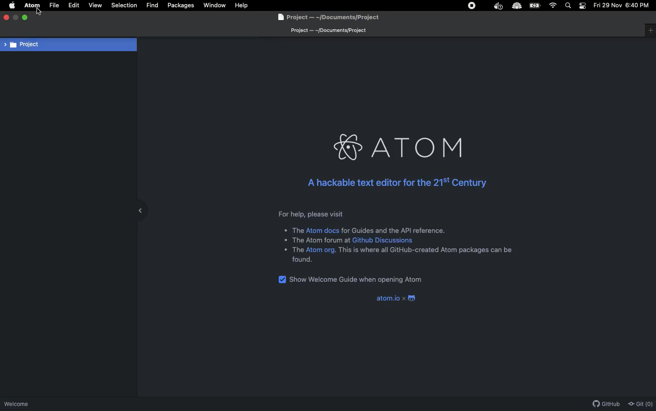 The height and width of the screenshot is (411, 656). Describe the element at coordinates (641, 404) in the screenshot. I see `Git` at that location.